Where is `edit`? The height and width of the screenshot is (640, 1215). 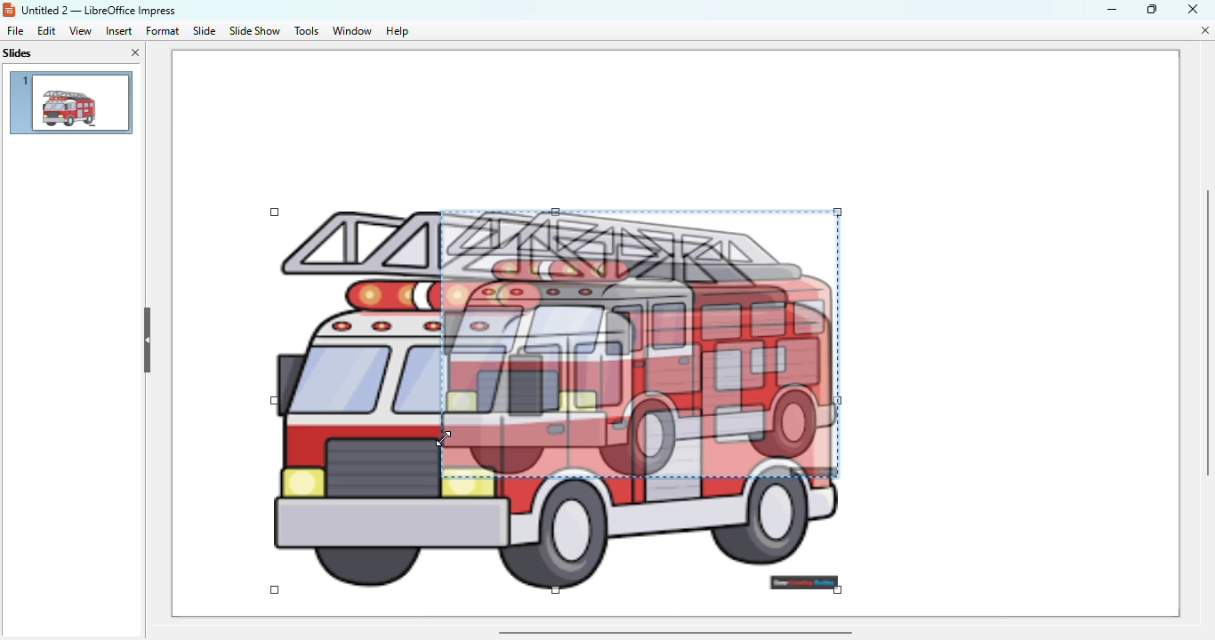
edit is located at coordinates (46, 31).